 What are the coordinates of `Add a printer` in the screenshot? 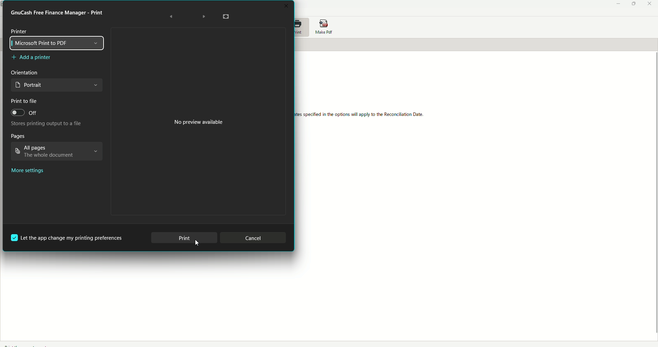 It's located at (34, 59).